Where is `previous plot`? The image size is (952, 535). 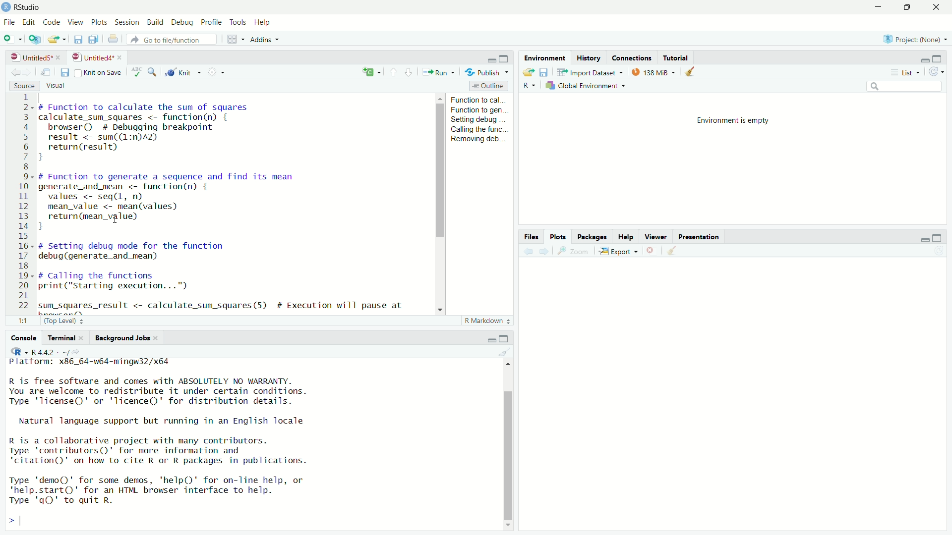
previous plot is located at coordinates (527, 251).